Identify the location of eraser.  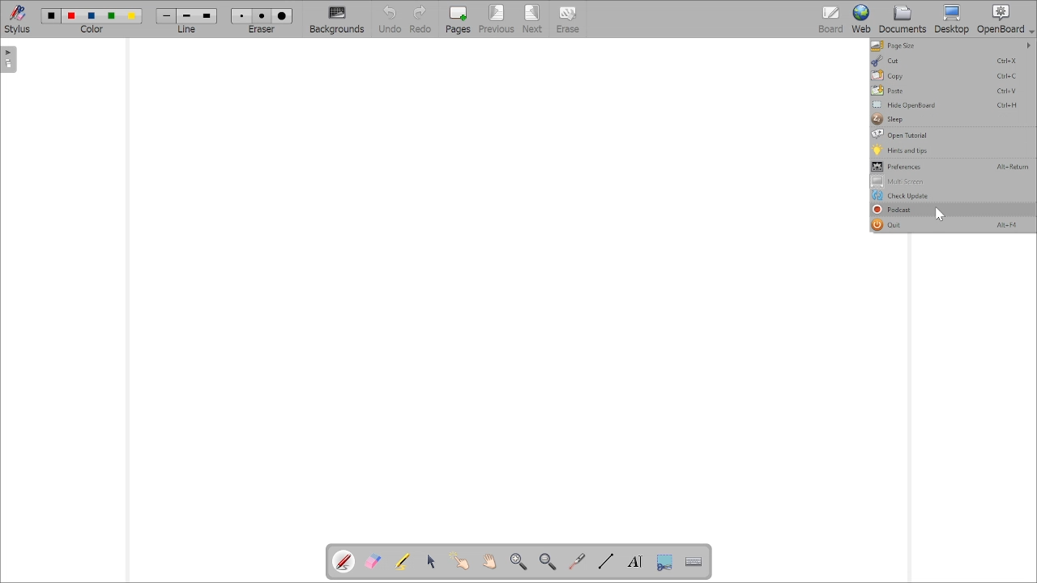
(262, 31).